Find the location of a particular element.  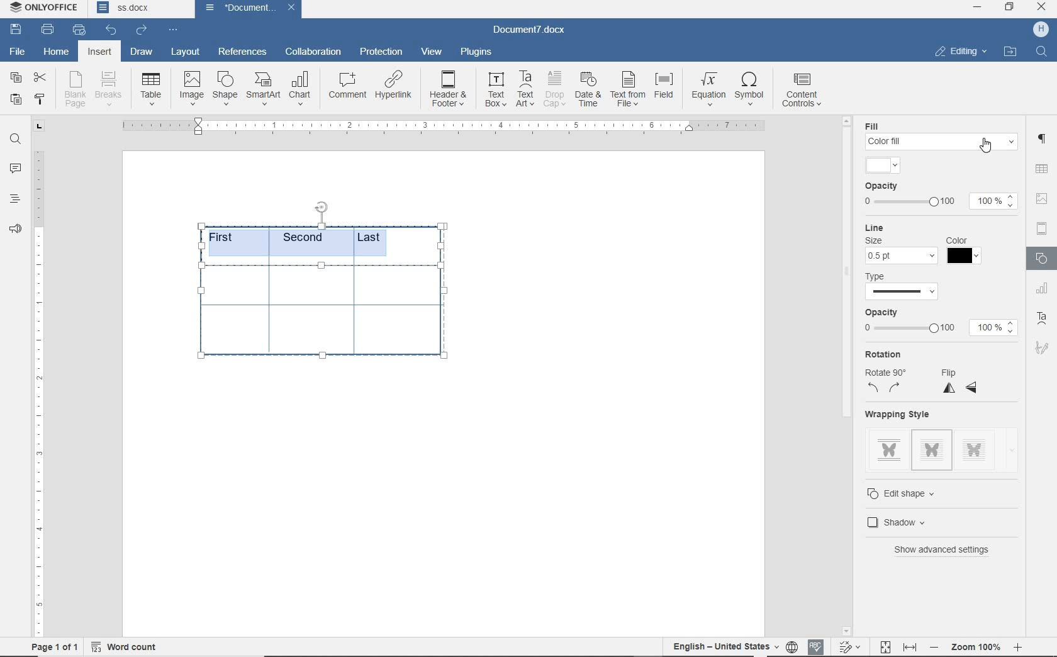

100% is located at coordinates (995, 200).